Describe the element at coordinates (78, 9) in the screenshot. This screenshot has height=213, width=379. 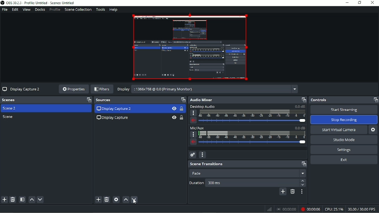
I see `Scene collection` at that location.